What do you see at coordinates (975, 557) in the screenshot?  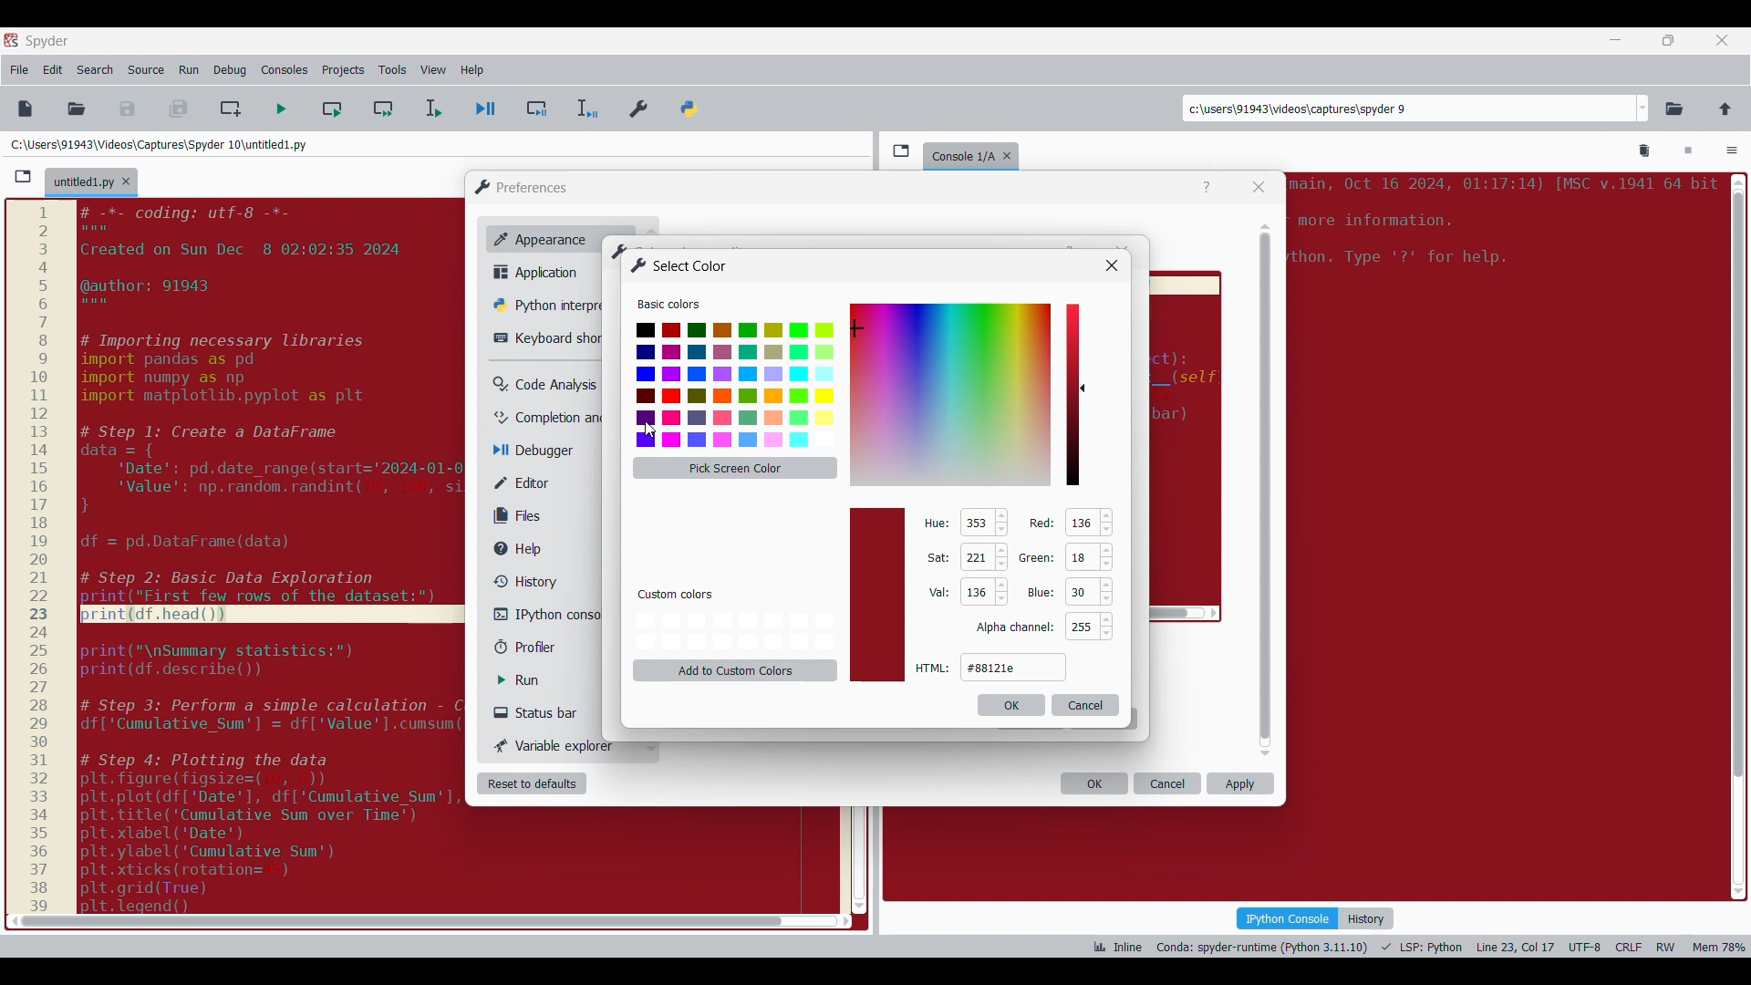 I see `221` at bounding box center [975, 557].